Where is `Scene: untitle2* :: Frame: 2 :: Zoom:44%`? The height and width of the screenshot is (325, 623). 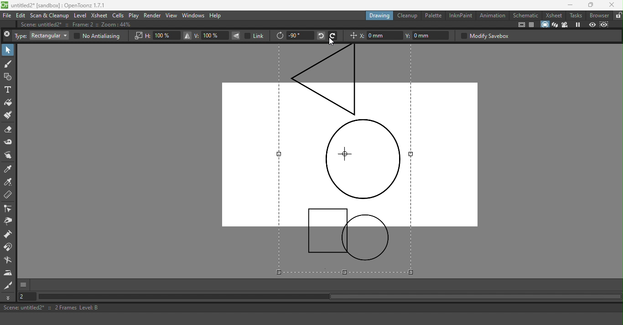
Scene: untitle2* :: Frame: 2 :: Zoom:44% is located at coordinates (81, 25).